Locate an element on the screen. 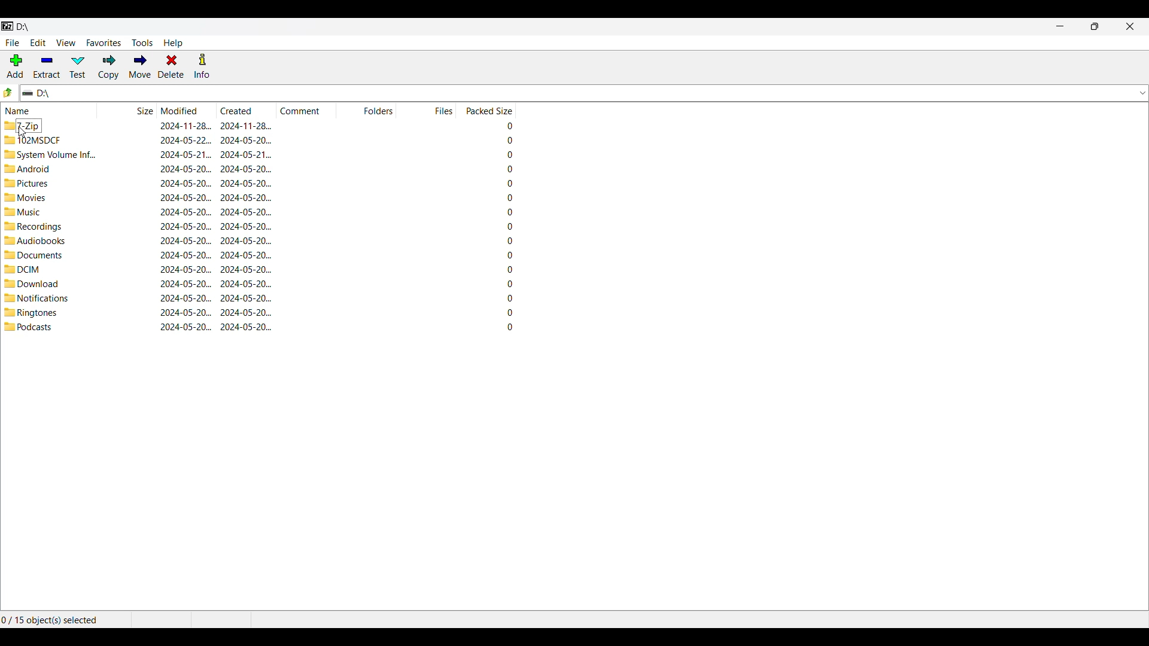 The width and height of the screenshot is (1149, 646). modified date & time is located at coordinates (186, 284).